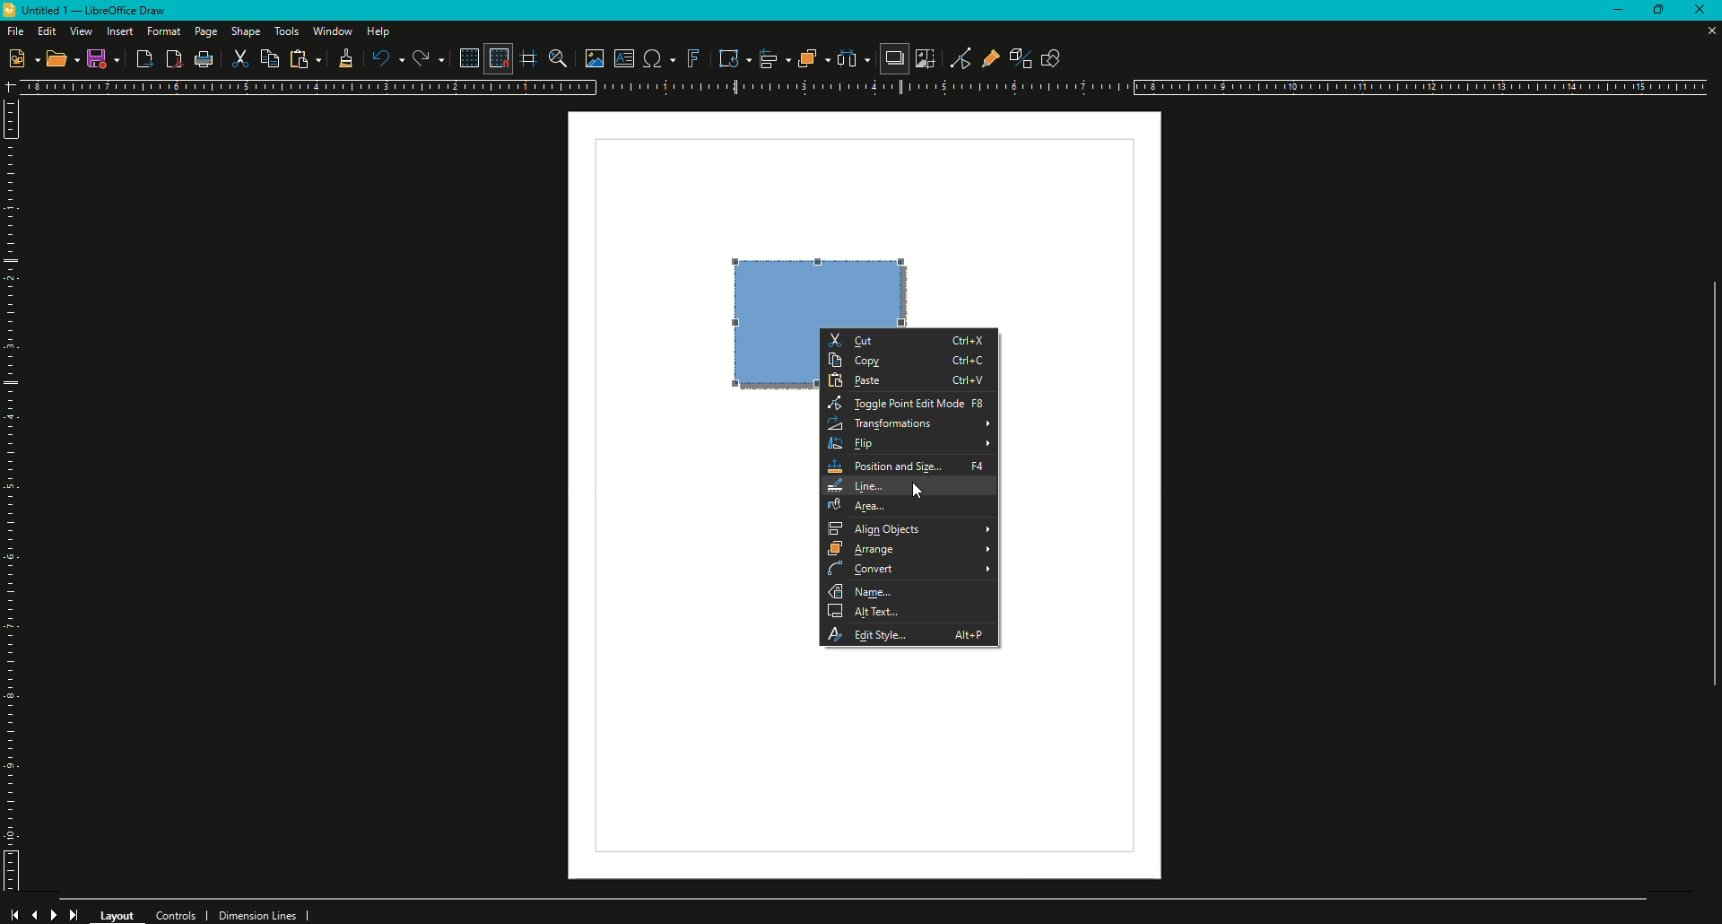  What do you see at coordinates (657, 58) in the screenshot?
I see `Insert Special Characters` at bounding box center [657, 58].